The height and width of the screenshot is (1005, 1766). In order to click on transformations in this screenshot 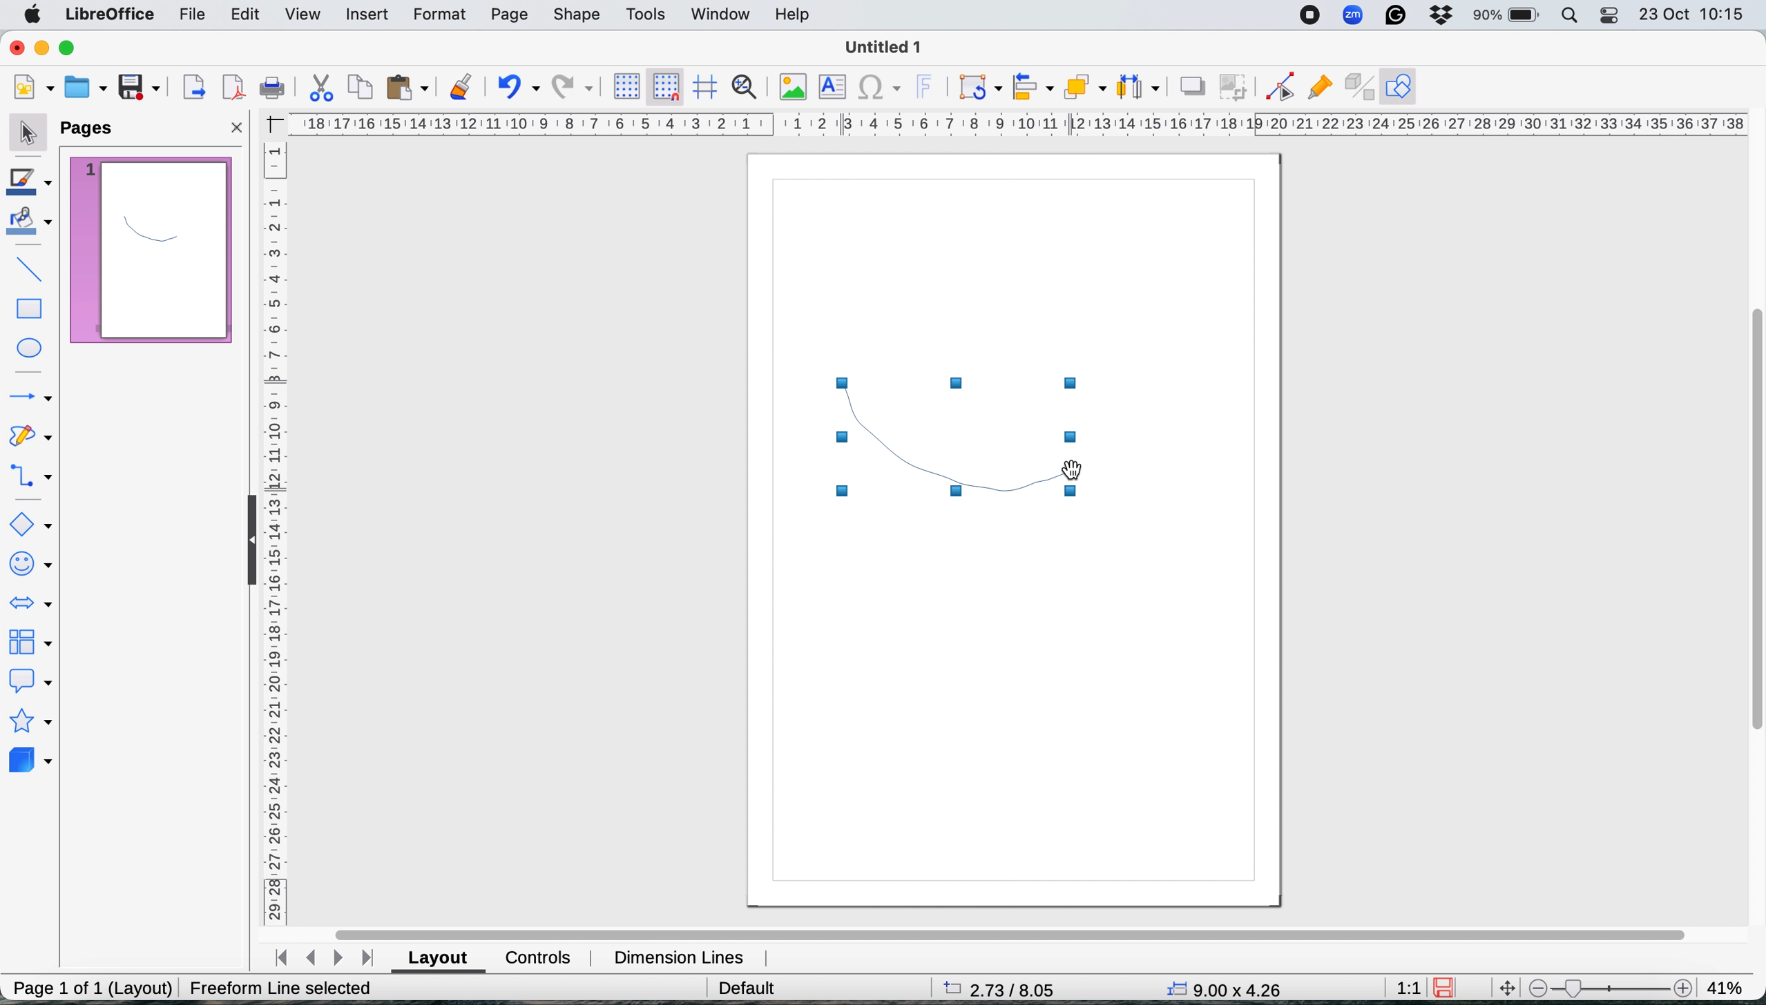, I will do `click(979, 88)`.